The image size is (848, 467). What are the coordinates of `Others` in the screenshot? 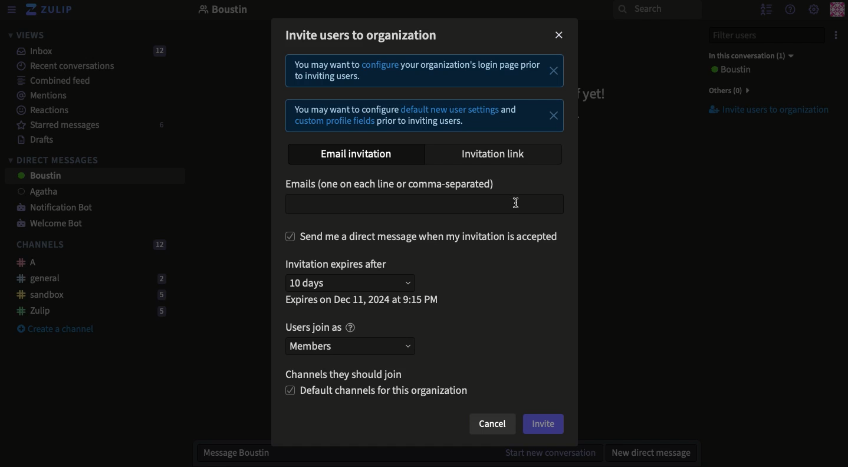 It's located at (727, 90).